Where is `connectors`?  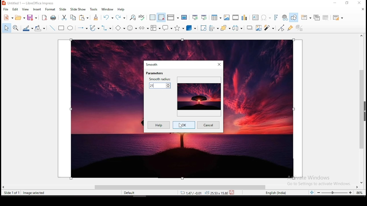 connectors is located at coordinates (107, 28).